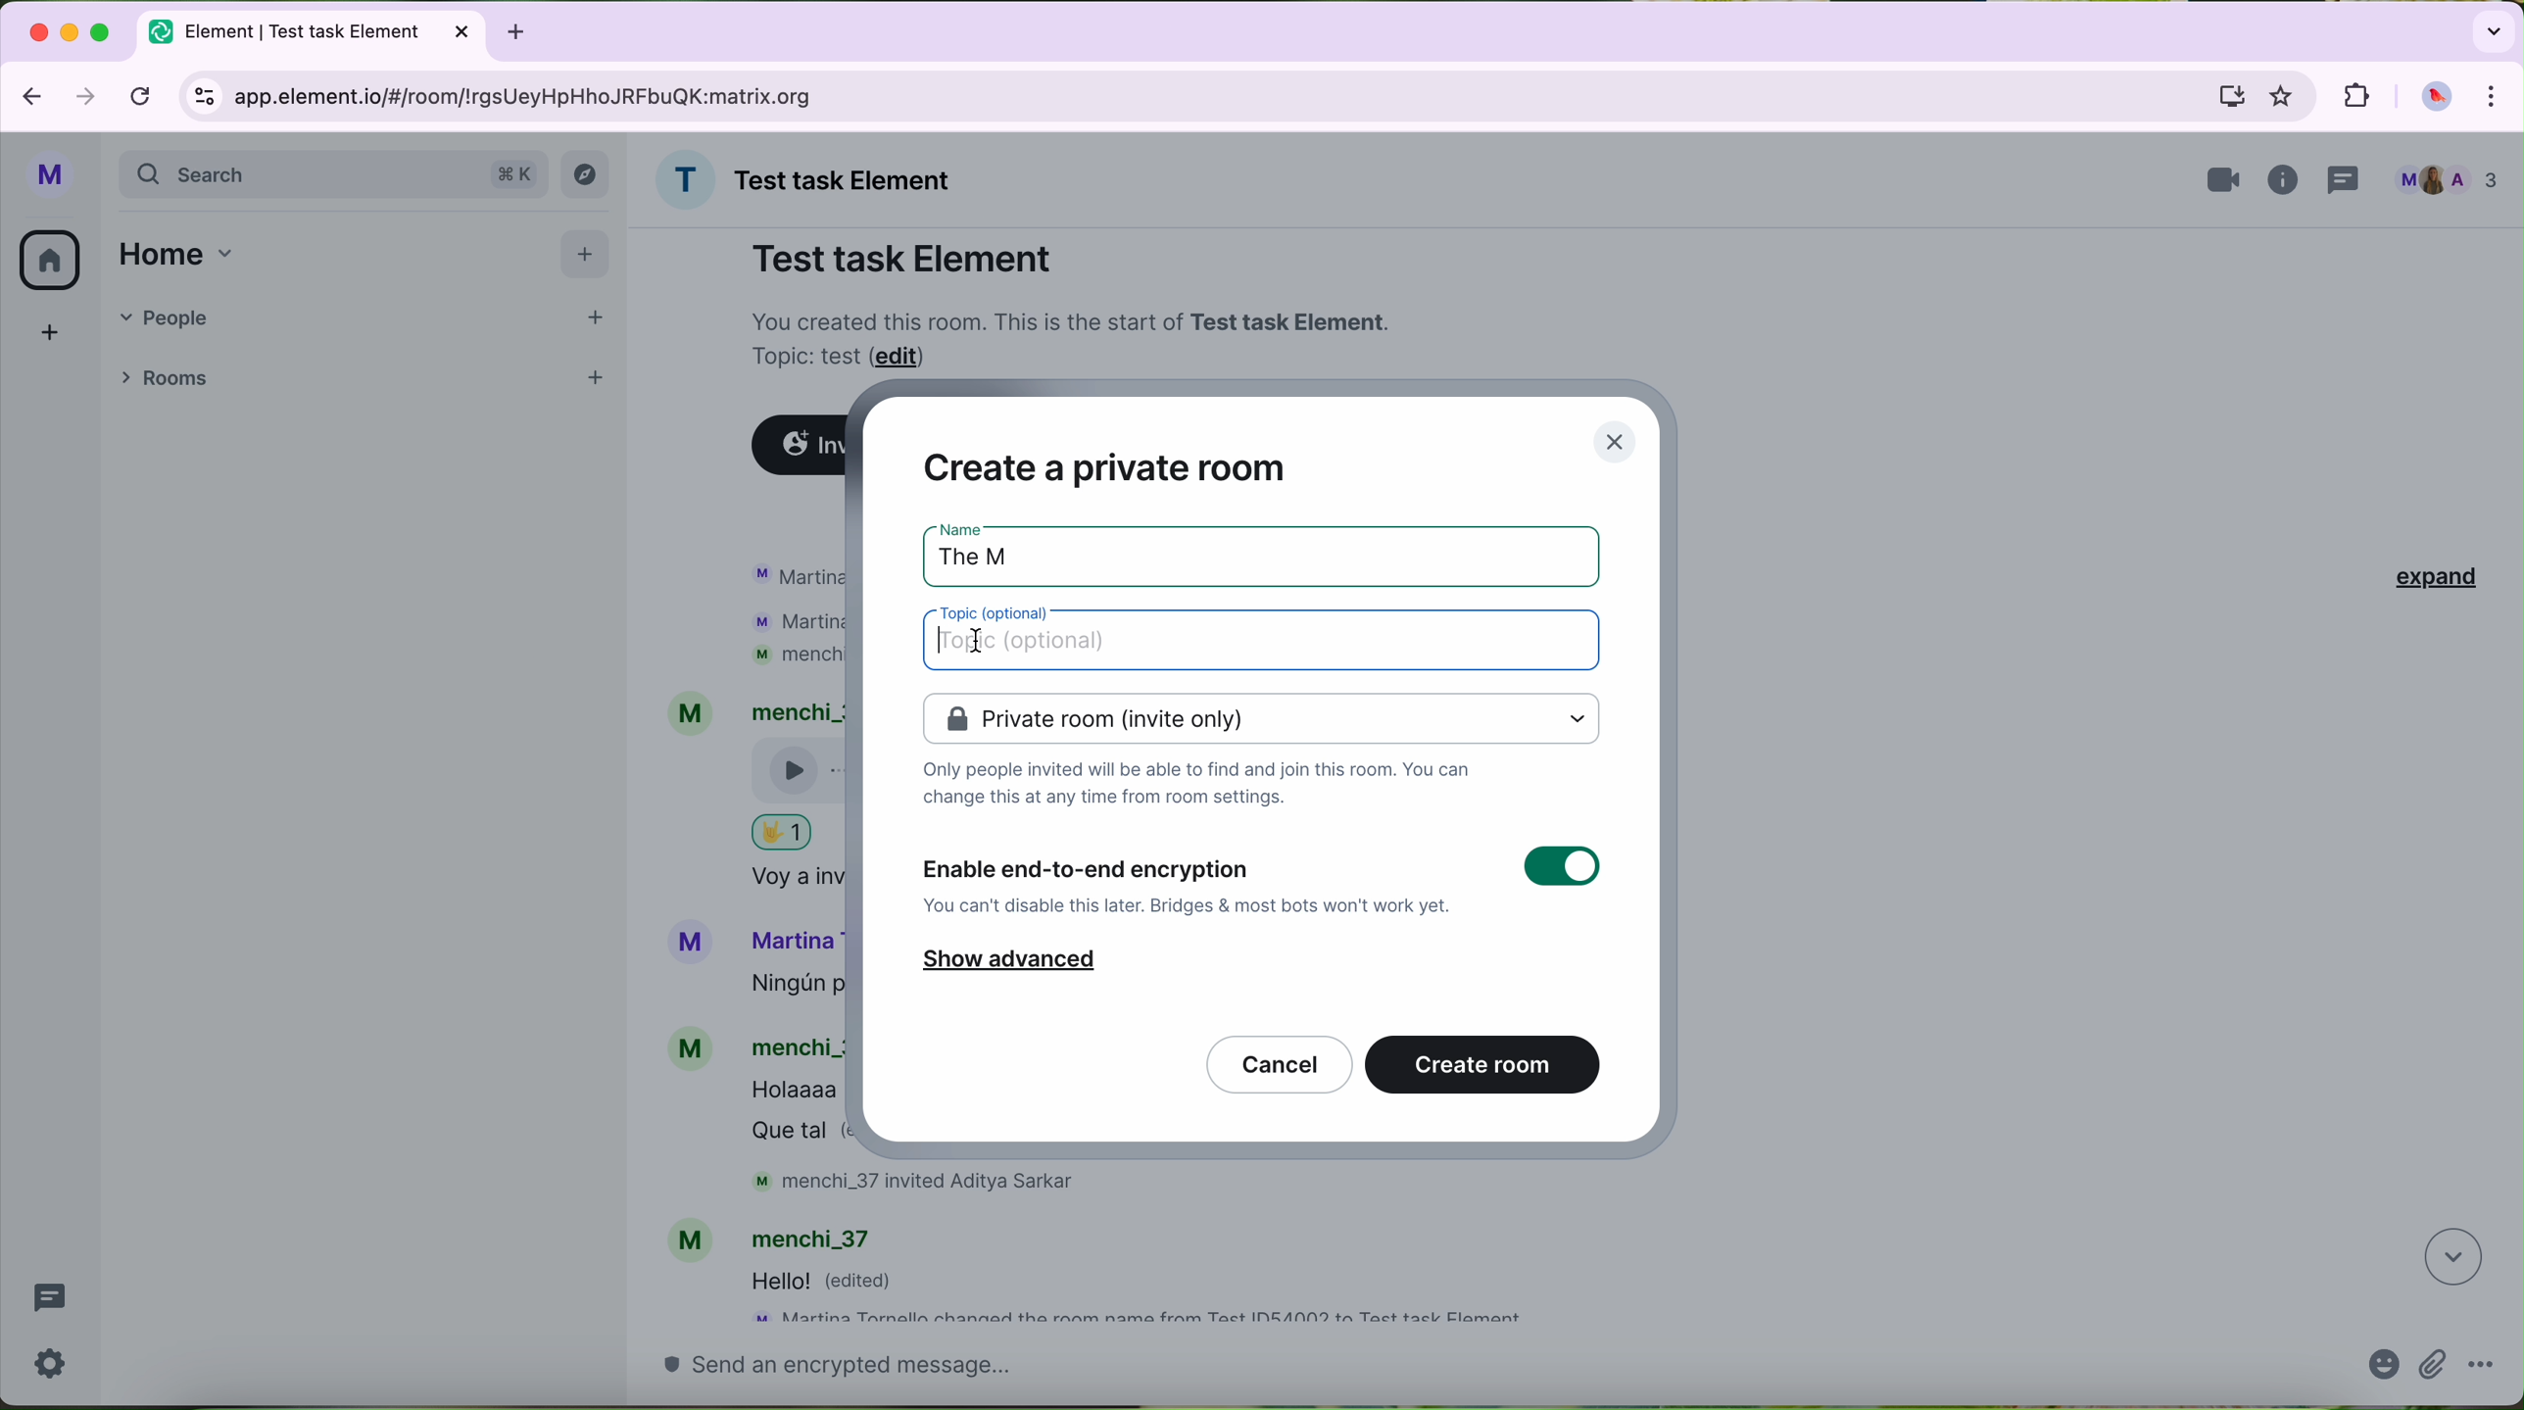 The height and width of the screenshot is (1410, 2524). Describe the element at coordinates (50, 261) in the screenshot. I see `home button` at that location.